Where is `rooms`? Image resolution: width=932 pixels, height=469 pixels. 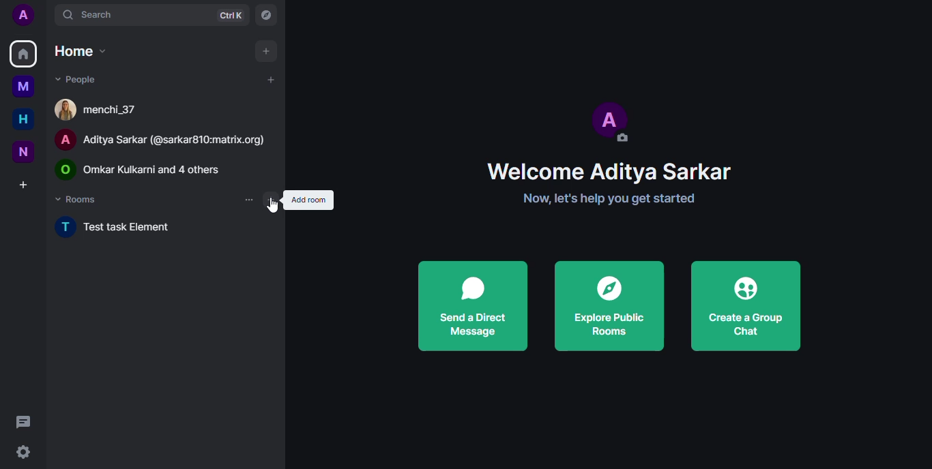
rooms is located at coordinates (78, 198).